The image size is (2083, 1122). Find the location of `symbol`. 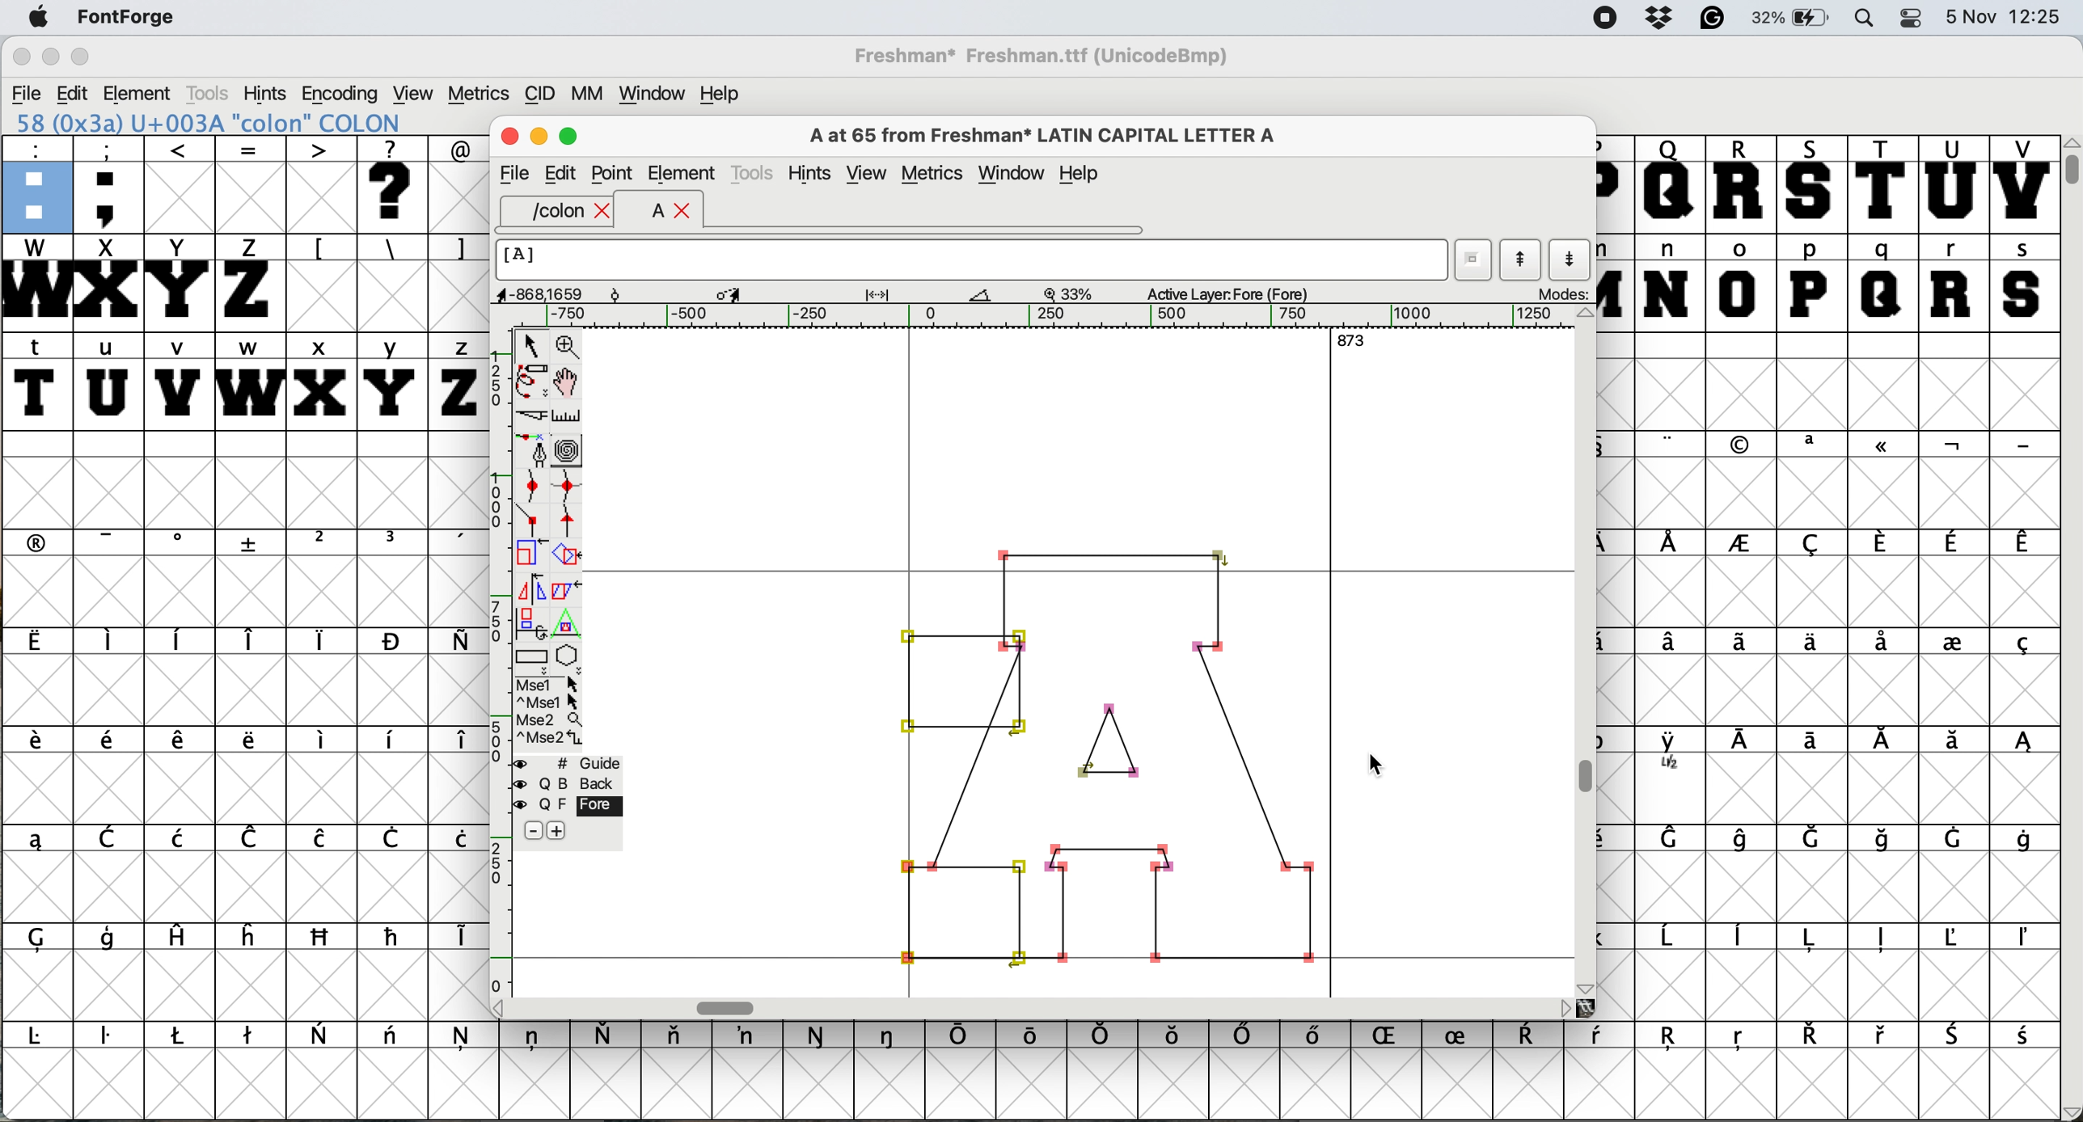

symbol is located at coordinates (392, 542).